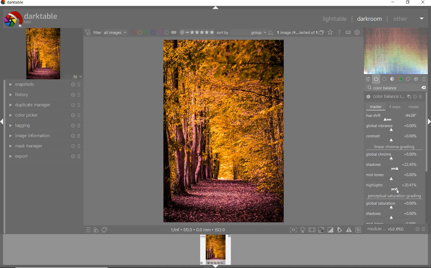  What do you see at coordinates (370, 19) in the screenshot?
I see `darkroom` at bounding box center [370, 19].